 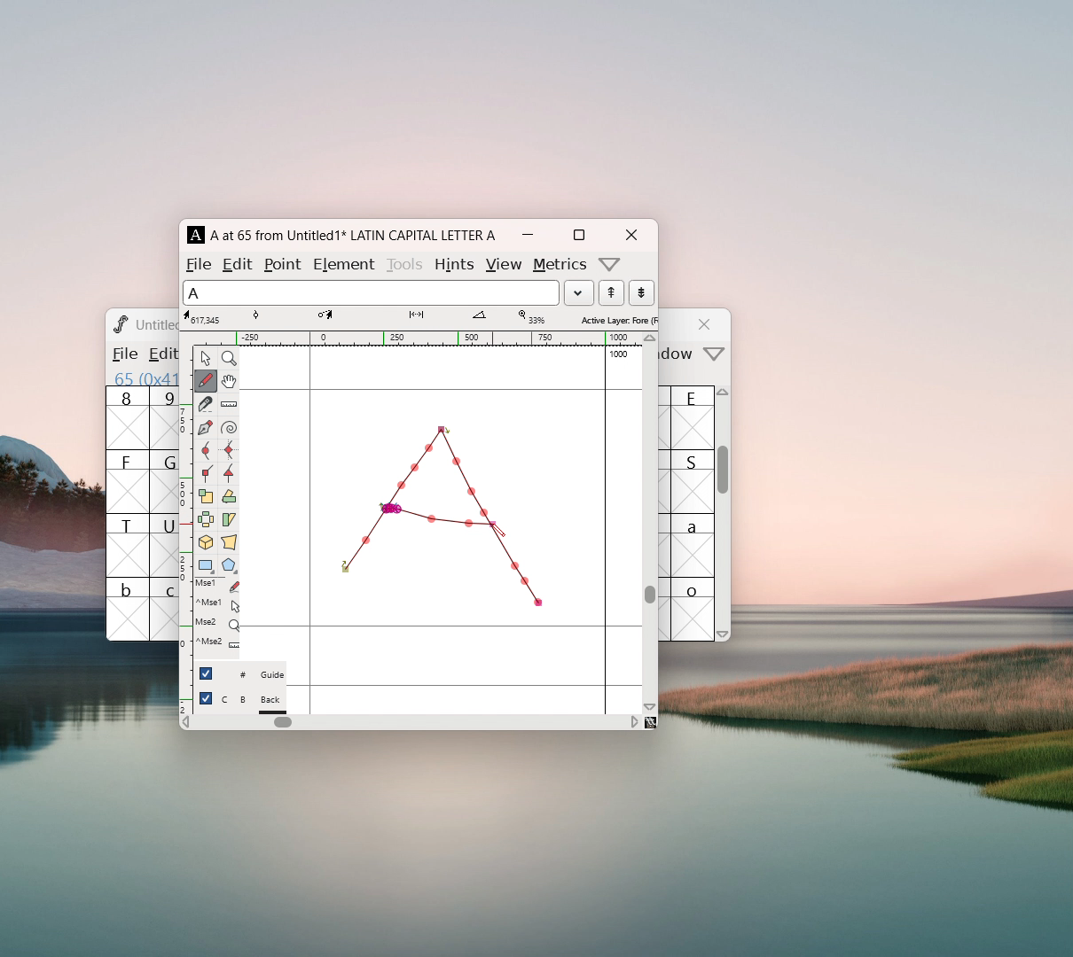 What do you see at coordinates (453, 264) in the screenshot?
I see `hints` at bounding box center [453, 264].